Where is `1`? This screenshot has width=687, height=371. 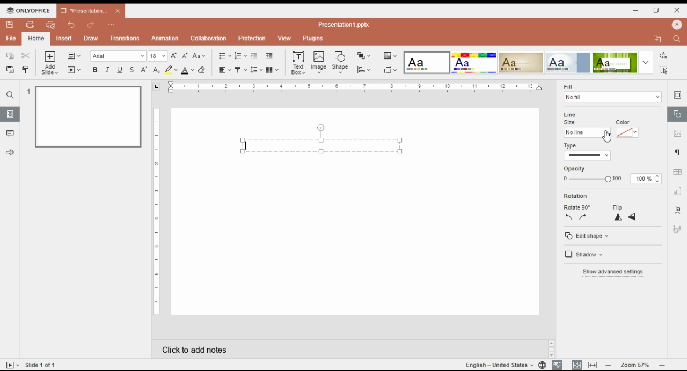 1 is located at coordinates (27, 91).